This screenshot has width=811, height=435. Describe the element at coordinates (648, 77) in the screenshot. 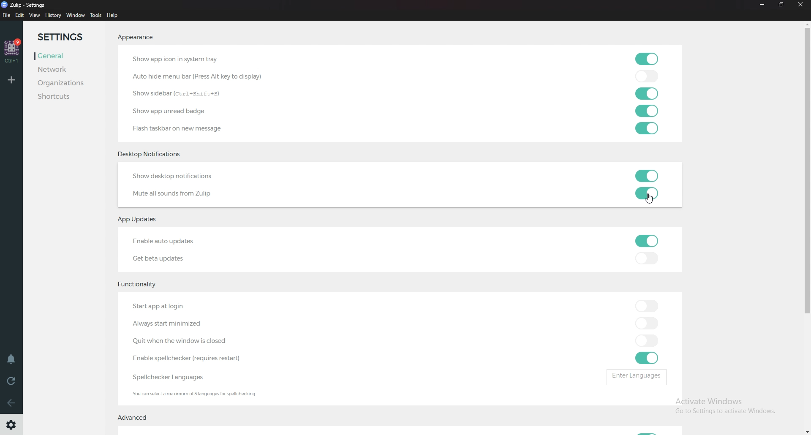

I see `toggle` at that location.